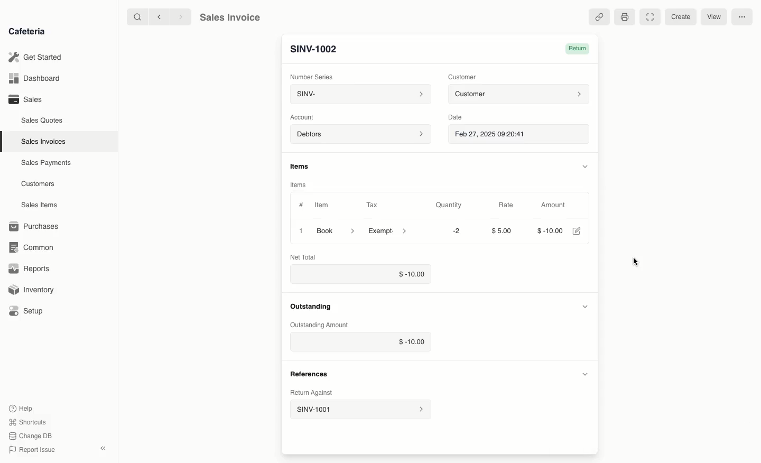  Describe the element at coordinates (311, 308) in the screenshot. I see `References` at that location.